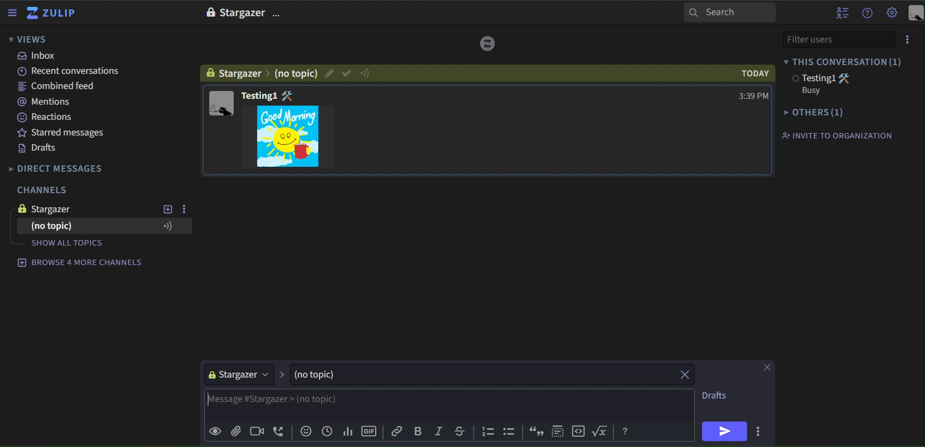  I want to click on add voice call, so click(279, 432).